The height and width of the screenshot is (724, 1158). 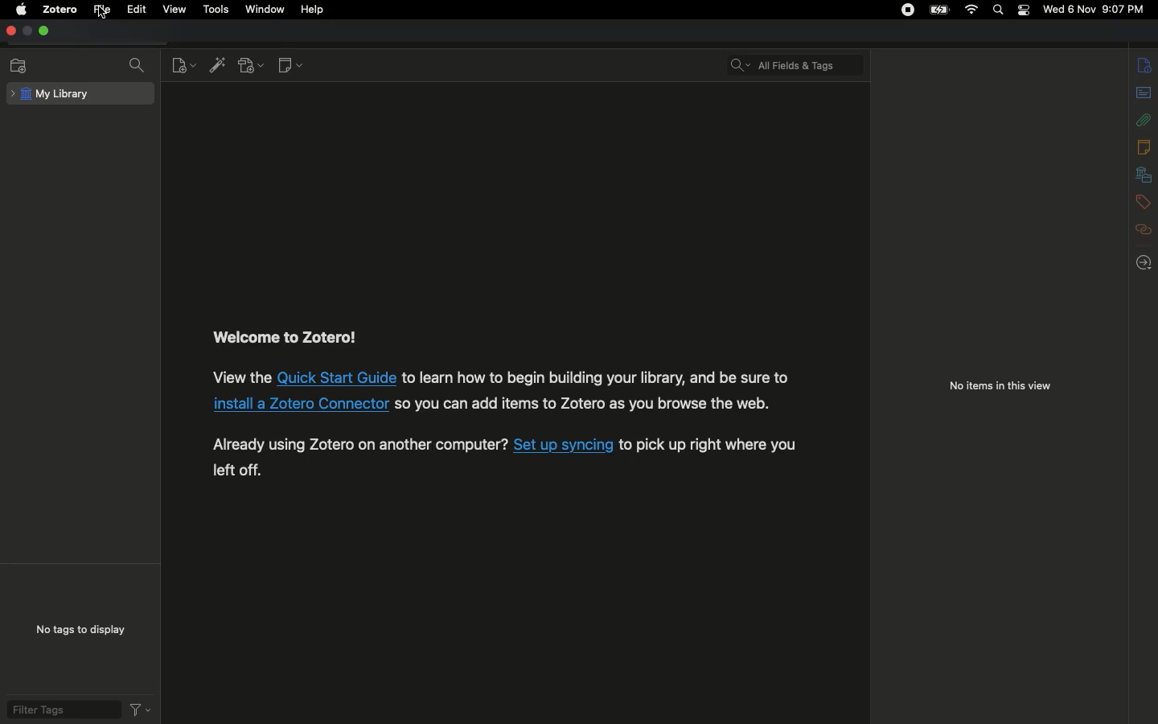 What do you see at coordinates (1145, 65) in the screenshot?
I see `Info` at bounding box center [1145, 65].